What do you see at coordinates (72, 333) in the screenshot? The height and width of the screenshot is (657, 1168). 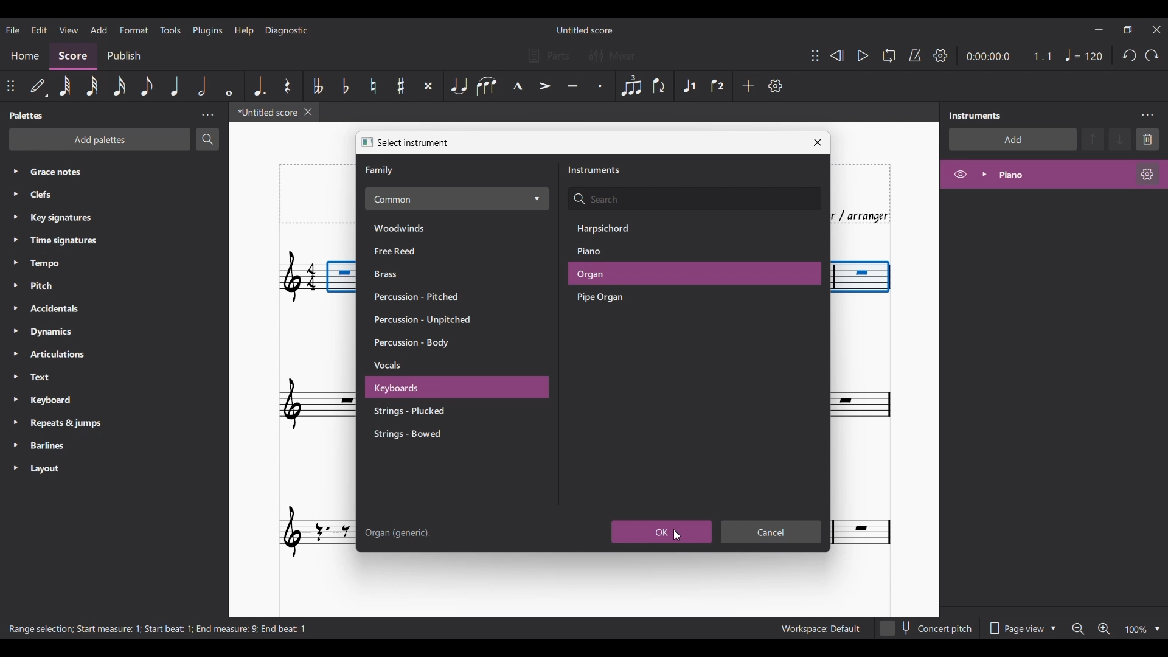 I see `Dynamics` at bounding box center [72, 333].